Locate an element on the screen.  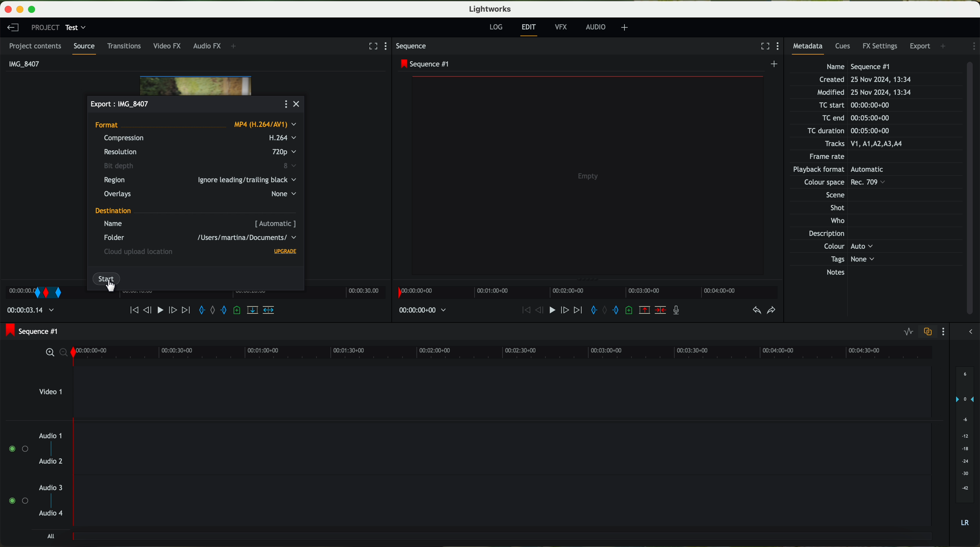
bit depth is located at coordinates (202, 166).